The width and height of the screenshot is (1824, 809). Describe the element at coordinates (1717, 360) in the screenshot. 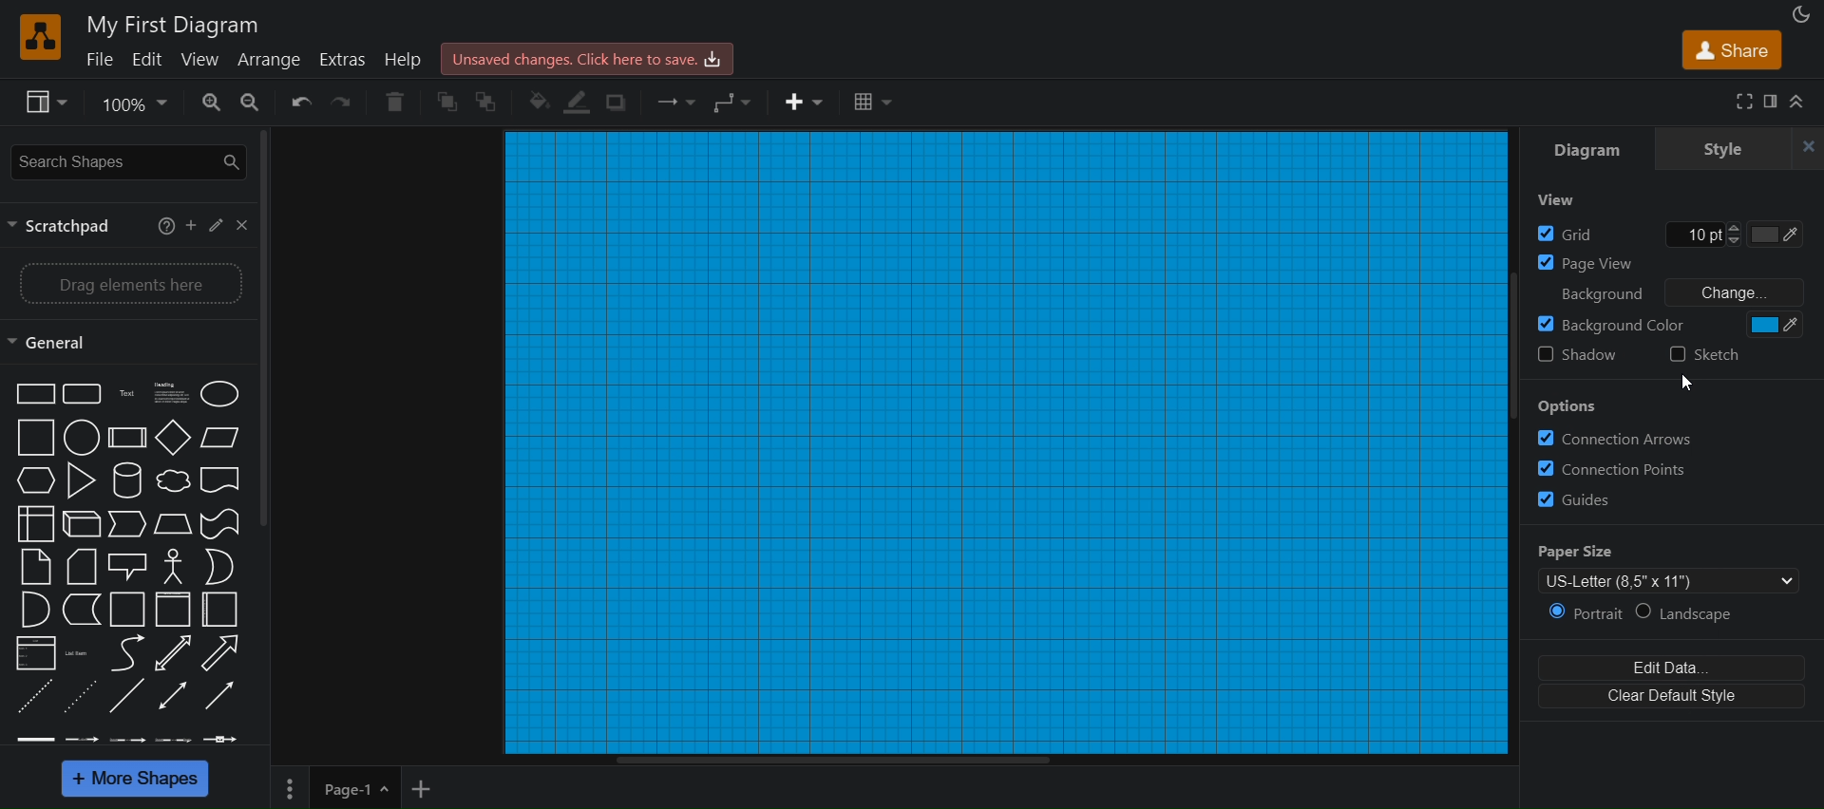

I see `sketch` at that location.